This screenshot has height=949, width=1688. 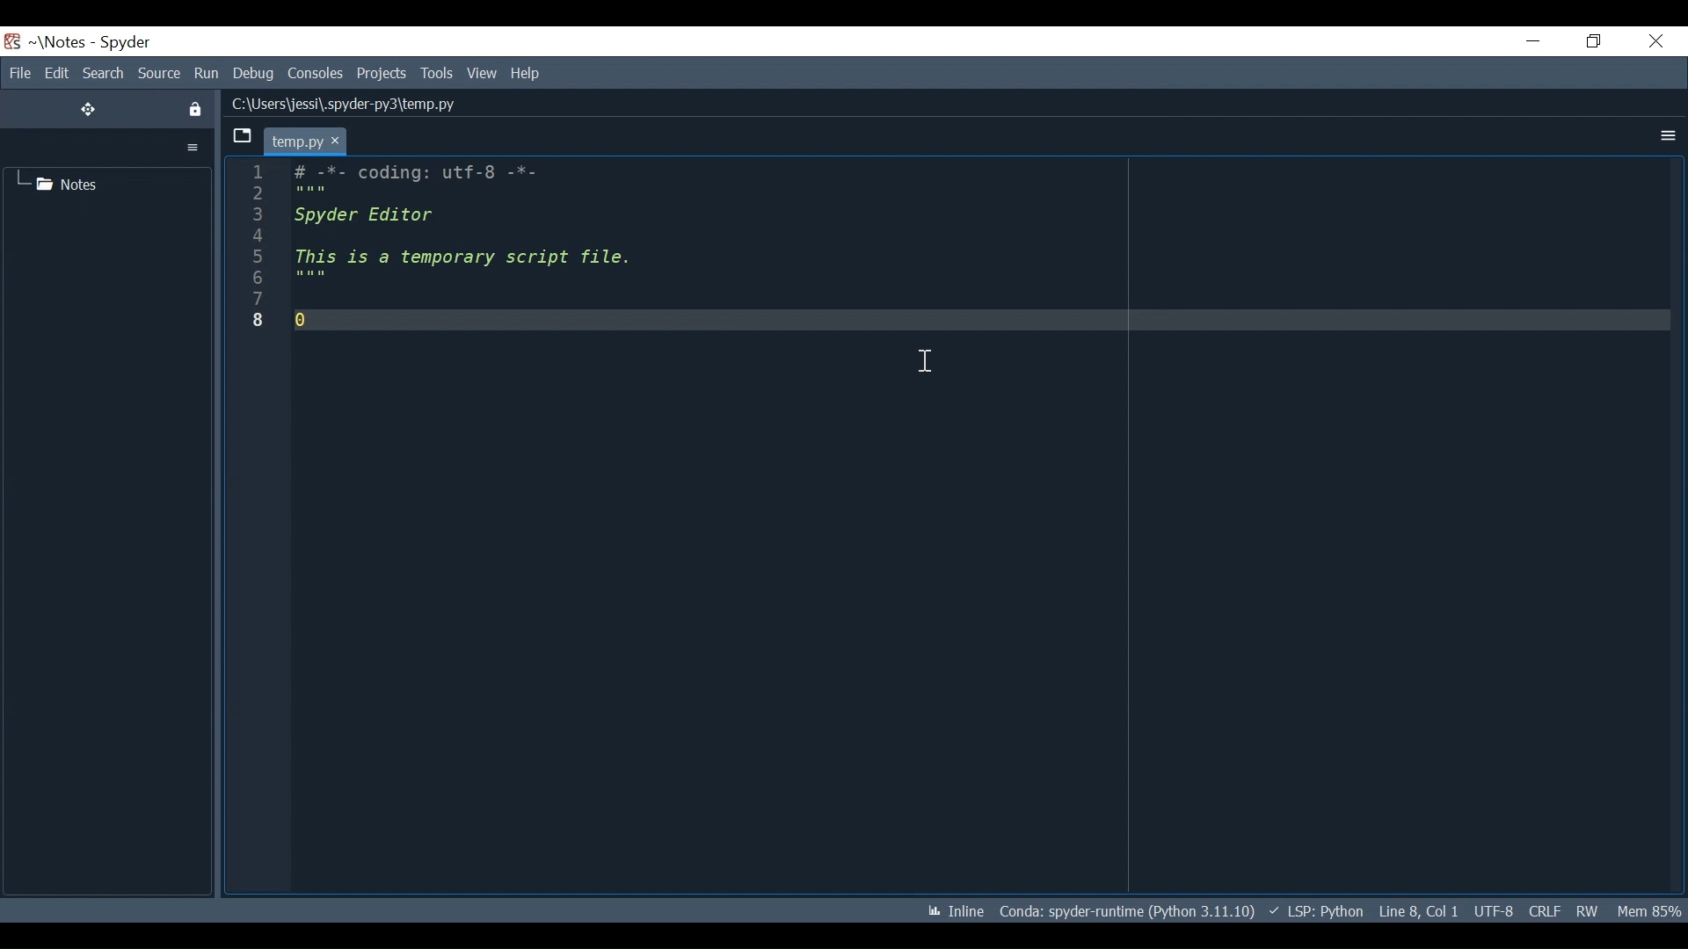 What do you see at coordinates (207, 74) in the screenshot?
I see `Run` at bounding box center [207, 74].